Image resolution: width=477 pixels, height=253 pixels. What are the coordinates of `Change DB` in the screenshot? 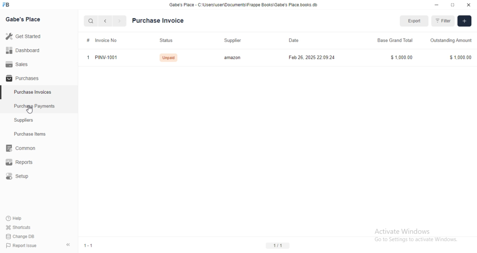 It's located at (19, 236).